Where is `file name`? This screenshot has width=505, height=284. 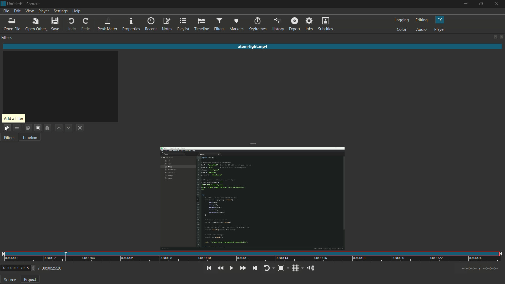 file name is located at coordinates (15, 4).